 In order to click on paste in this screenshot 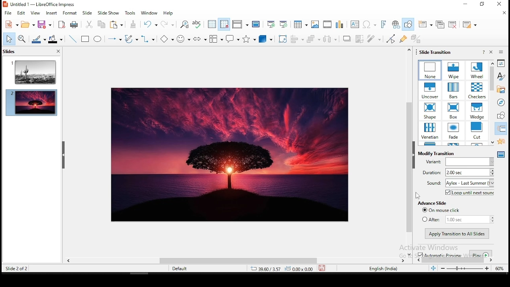, I will do `click(135, 24)`.